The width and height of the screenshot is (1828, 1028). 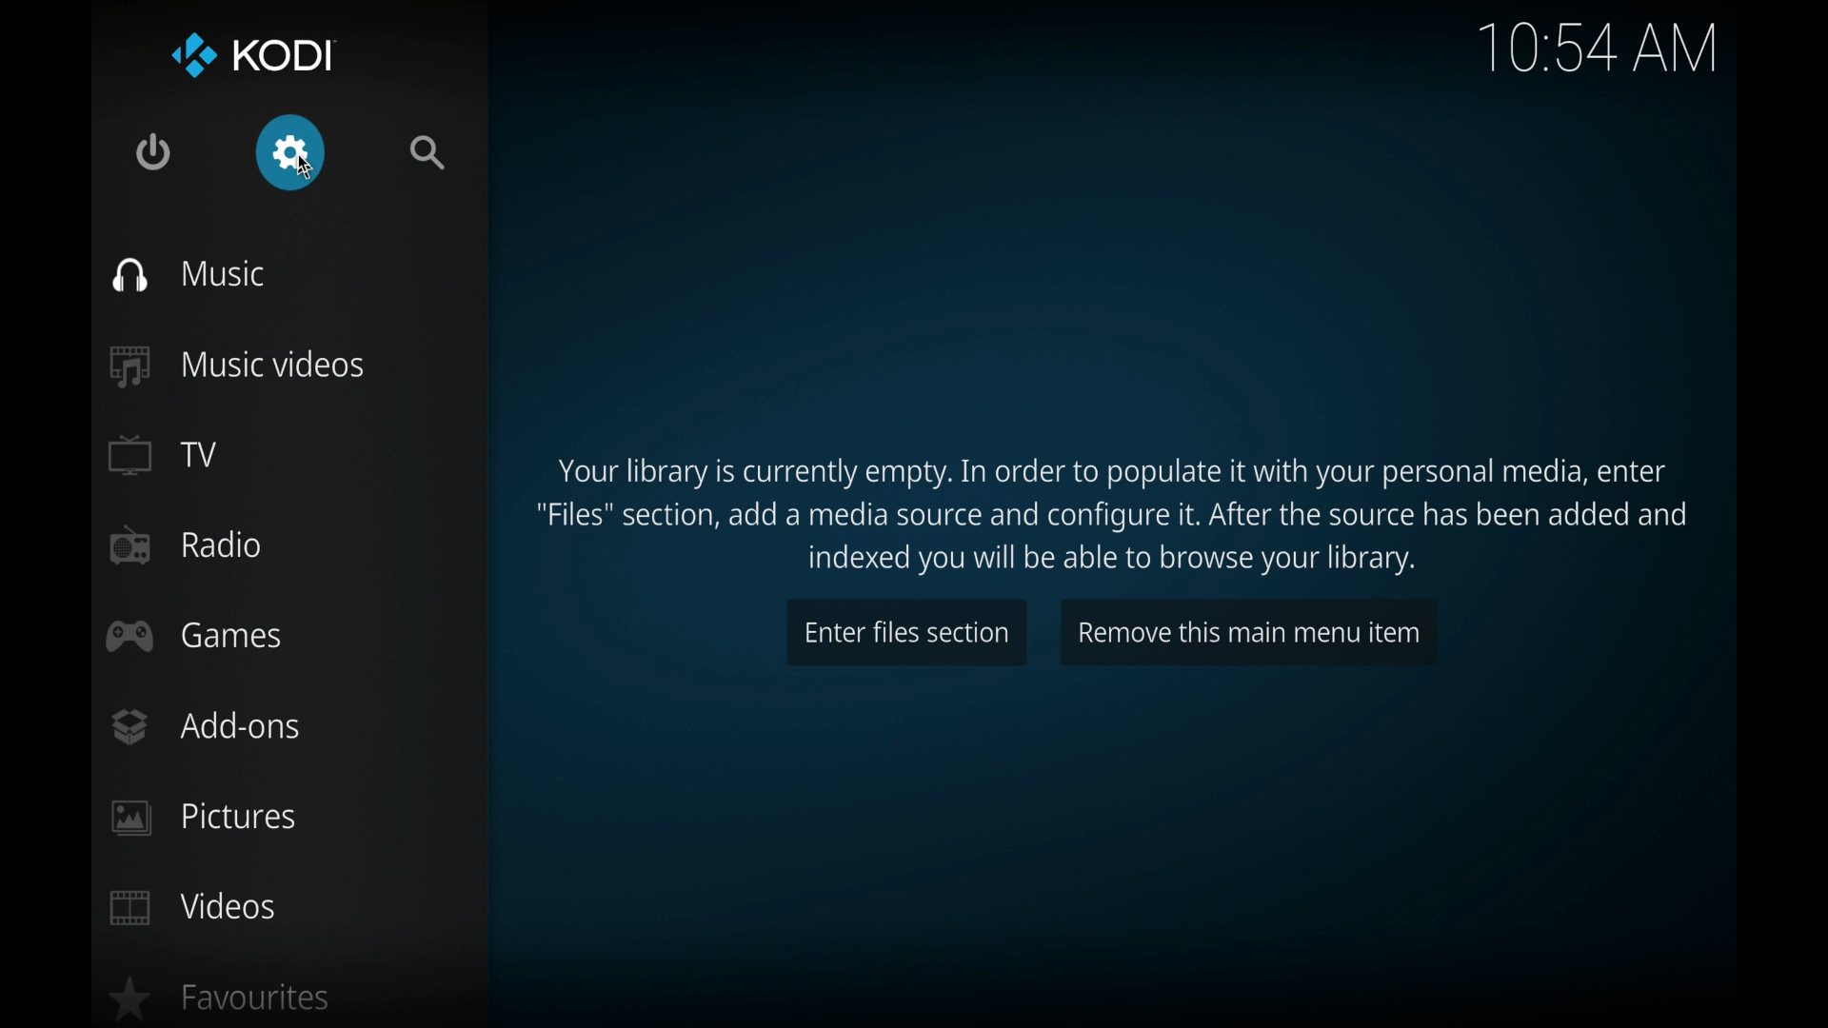 I want to click on quit kodi, so click(x=154, y=153).